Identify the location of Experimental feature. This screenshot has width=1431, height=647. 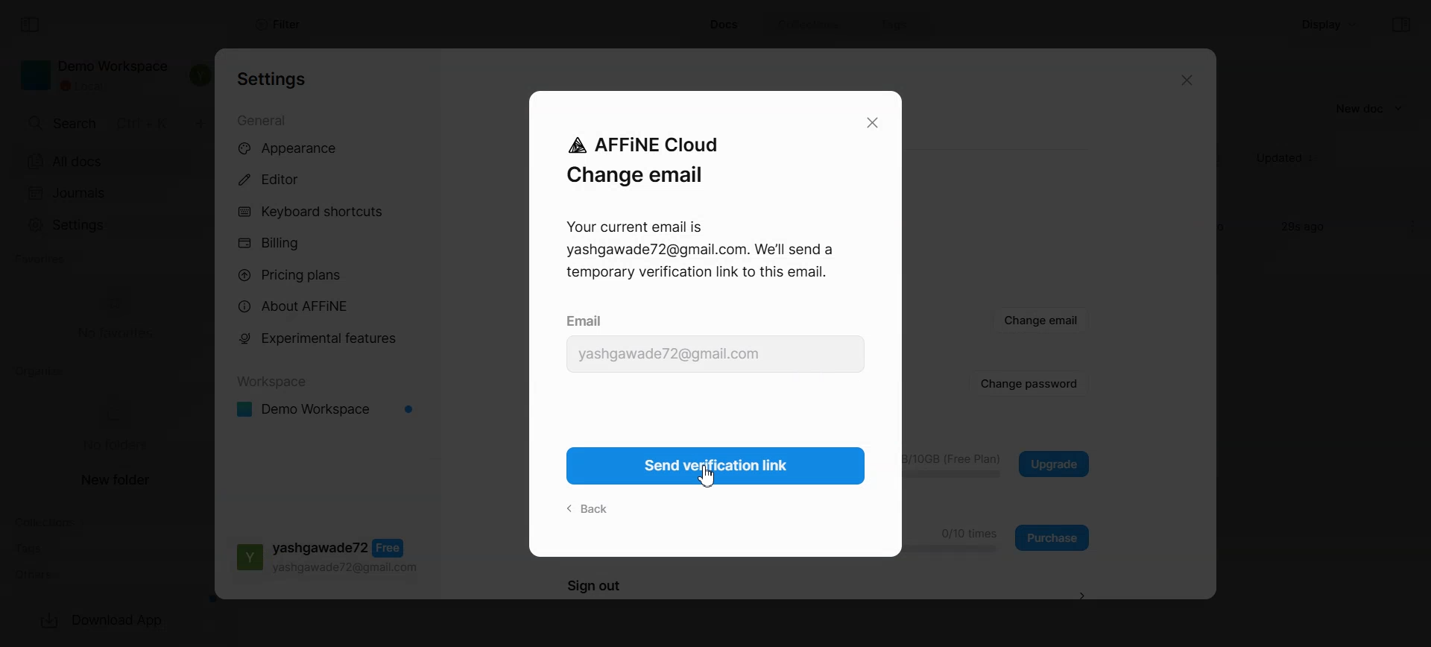
(326, 338).